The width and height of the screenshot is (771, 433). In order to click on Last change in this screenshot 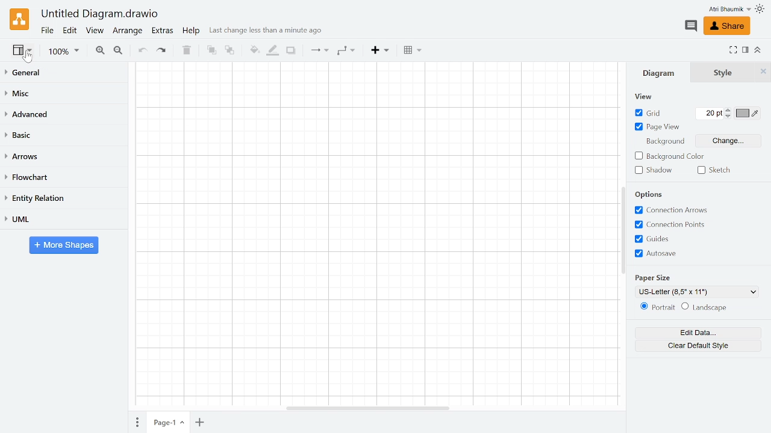, I will do `click(269, 32)`.